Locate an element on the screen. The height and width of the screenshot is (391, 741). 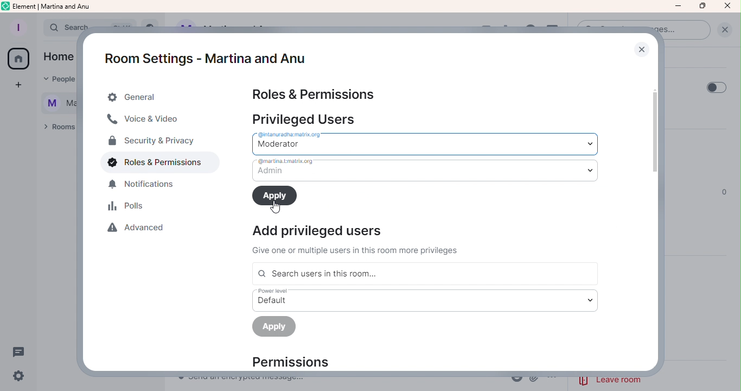
General is located at coordinates (155, 97).